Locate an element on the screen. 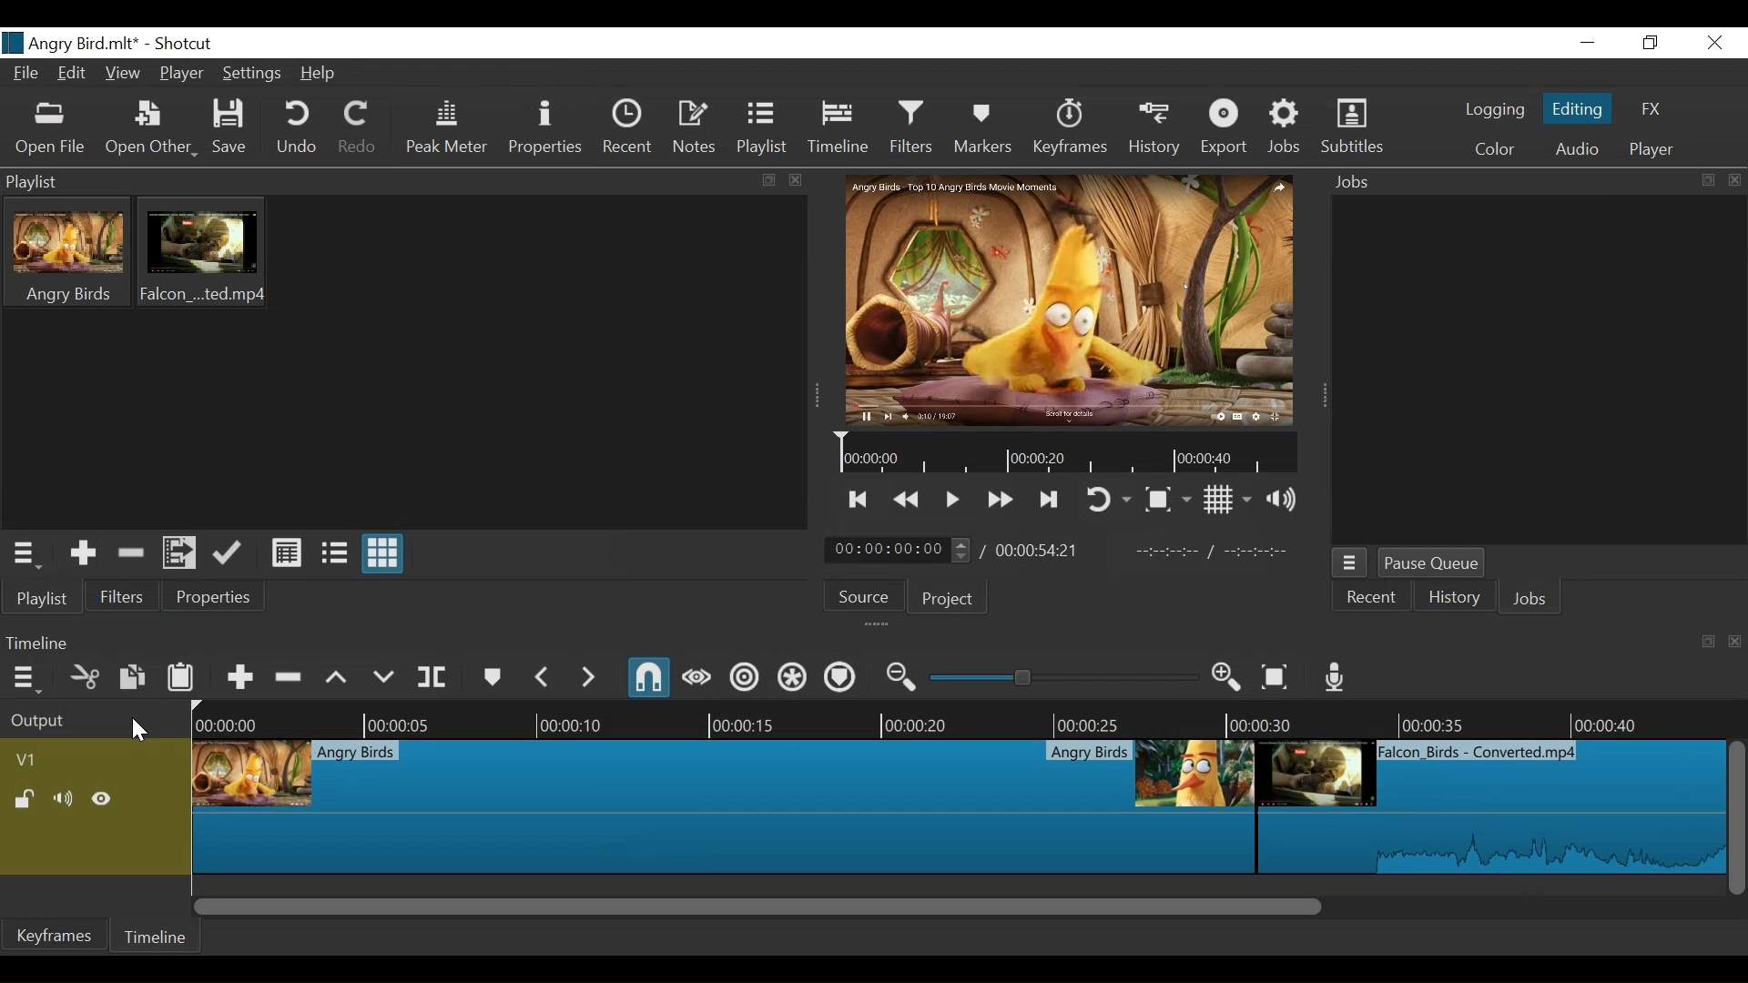 This screenshot has width=1748, height=983. Record audio is located at coordinates (1332, 678).